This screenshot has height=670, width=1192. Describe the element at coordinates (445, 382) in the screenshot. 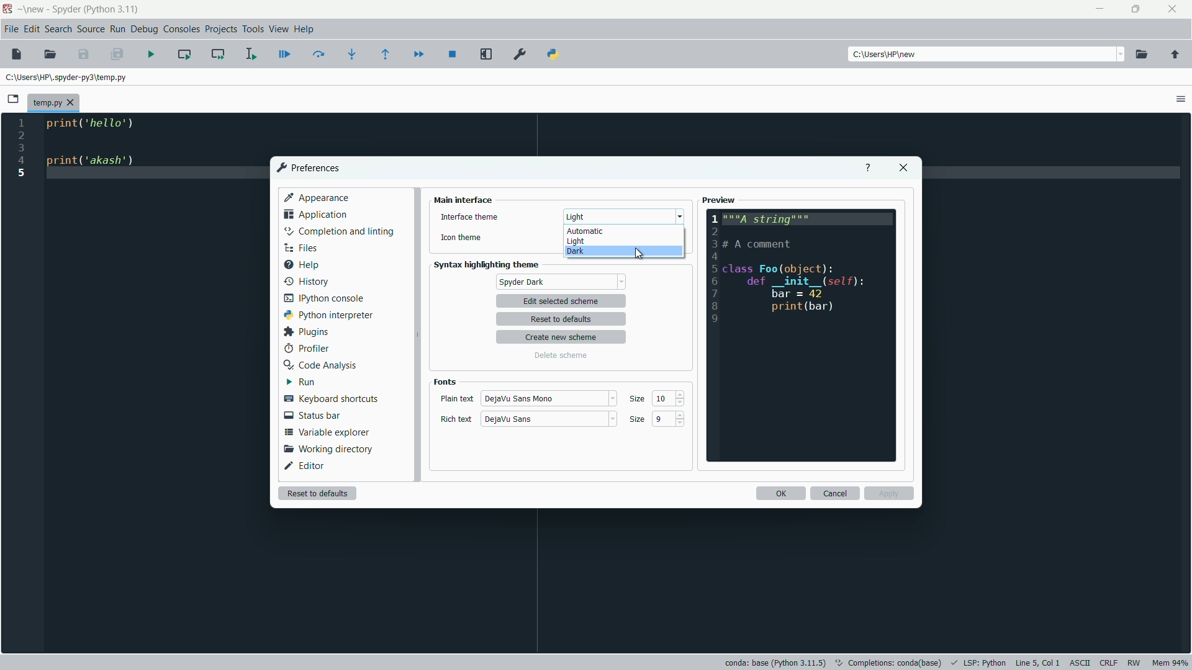

I see `fonts` at that location.